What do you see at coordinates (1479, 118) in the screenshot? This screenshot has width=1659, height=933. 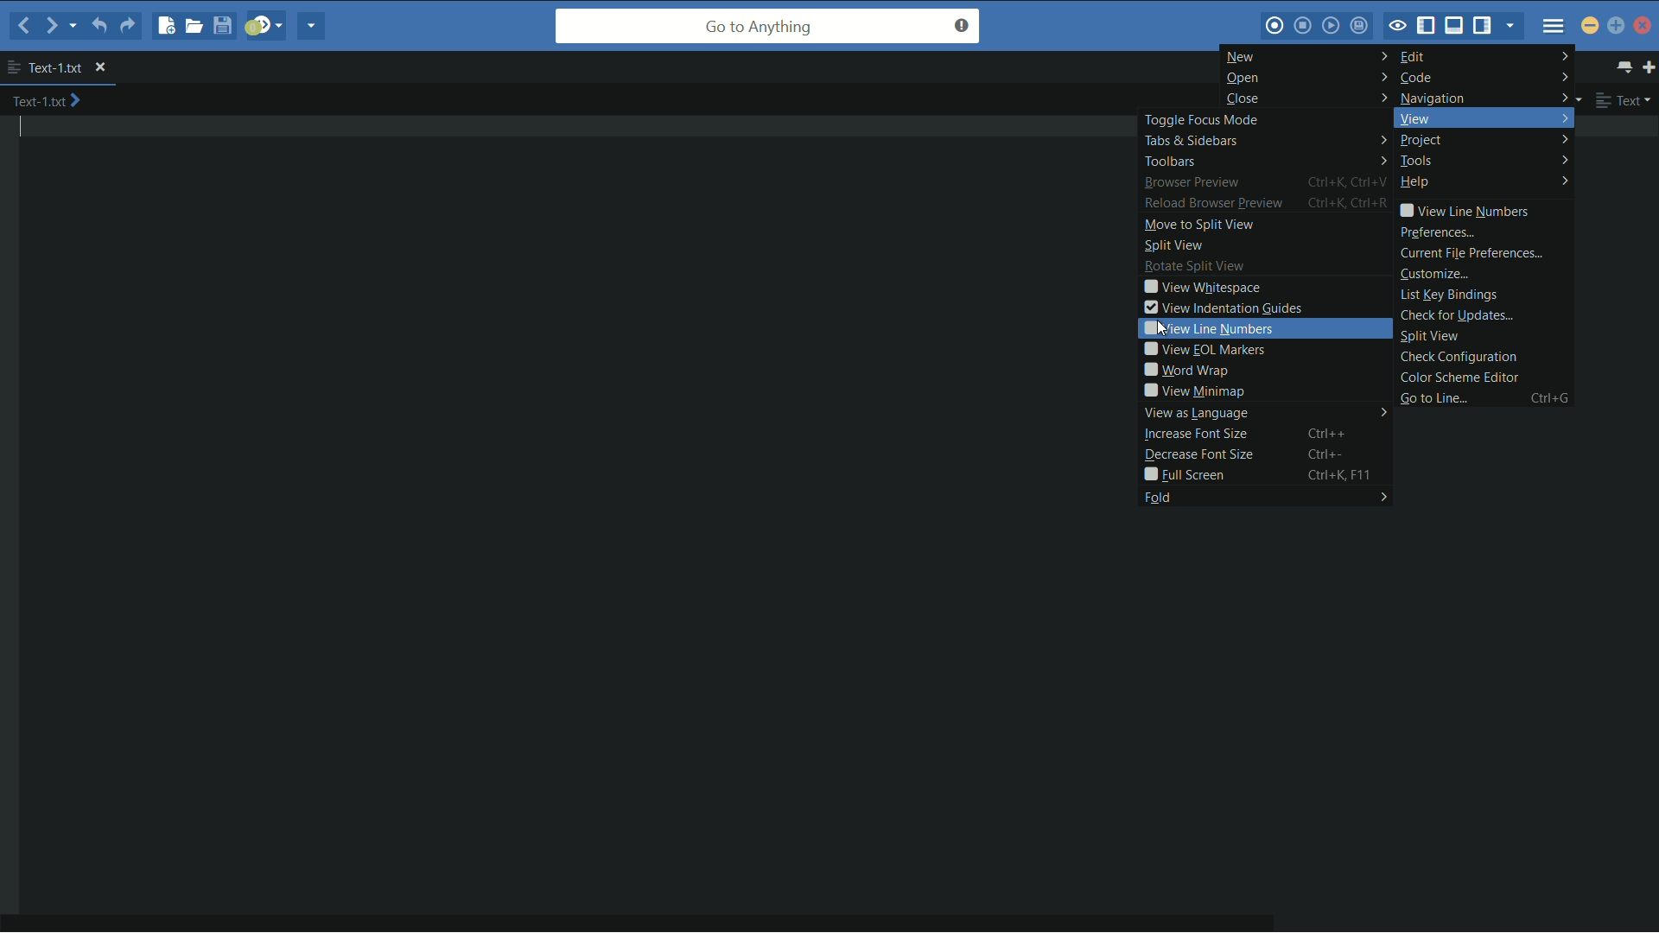 I see `view` at bounding box center [1479, 118].